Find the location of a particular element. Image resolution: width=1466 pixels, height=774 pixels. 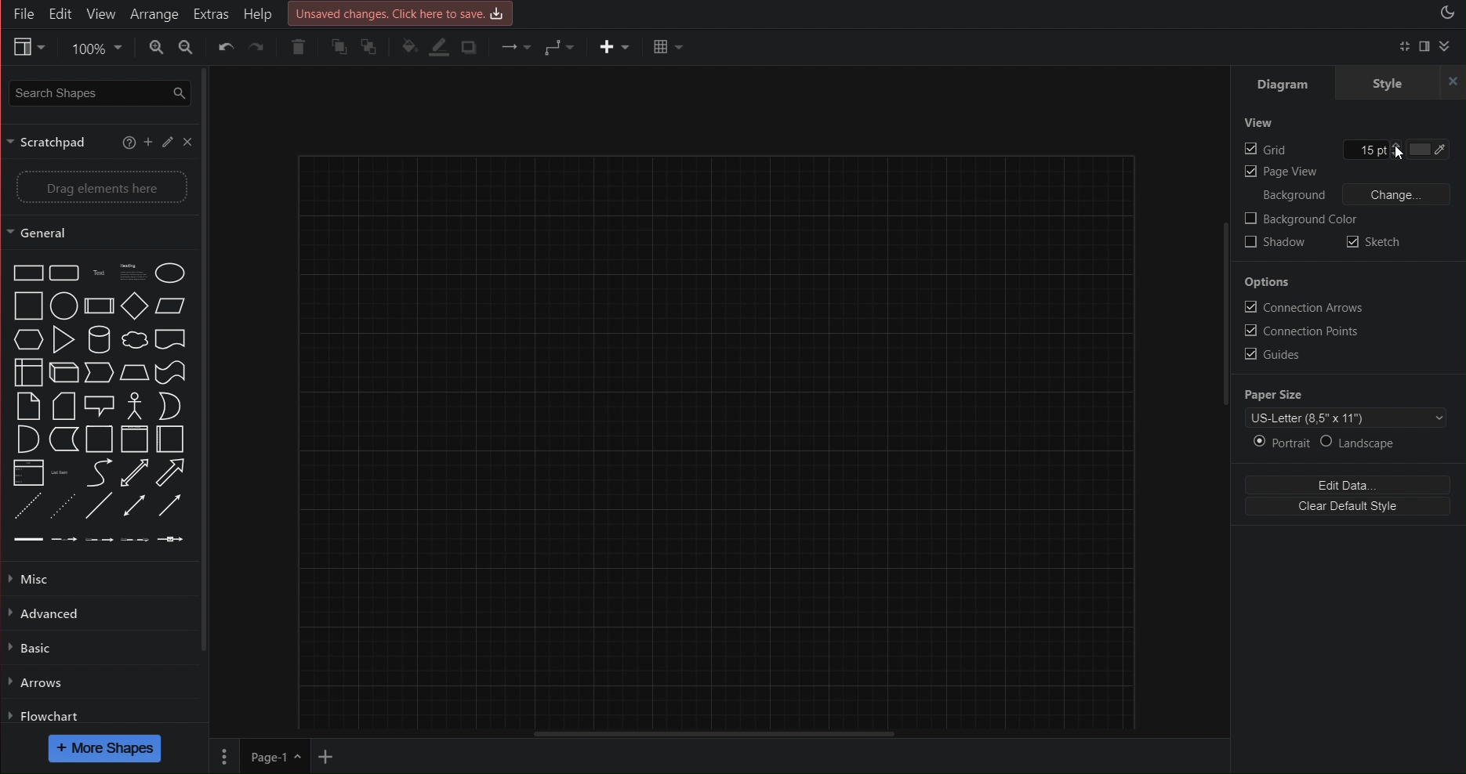

Scrollbar is located at coordinates (735, 734).